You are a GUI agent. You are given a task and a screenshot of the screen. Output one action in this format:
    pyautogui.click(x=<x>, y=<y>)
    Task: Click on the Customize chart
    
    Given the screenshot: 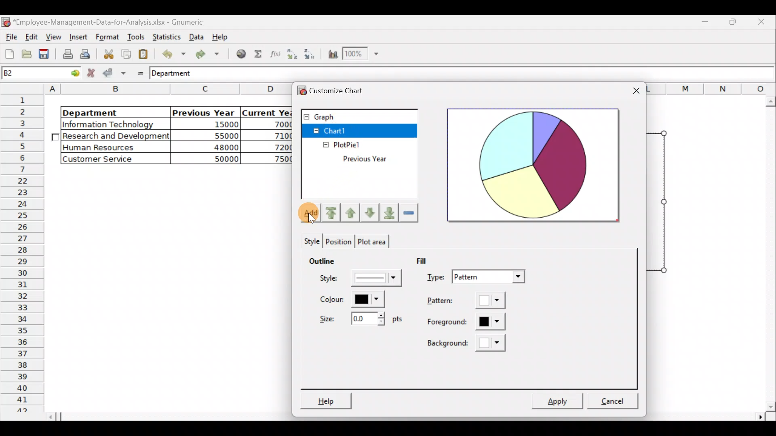 What is the action you would take?
    pyautogui.click(x=347, y=91)
    